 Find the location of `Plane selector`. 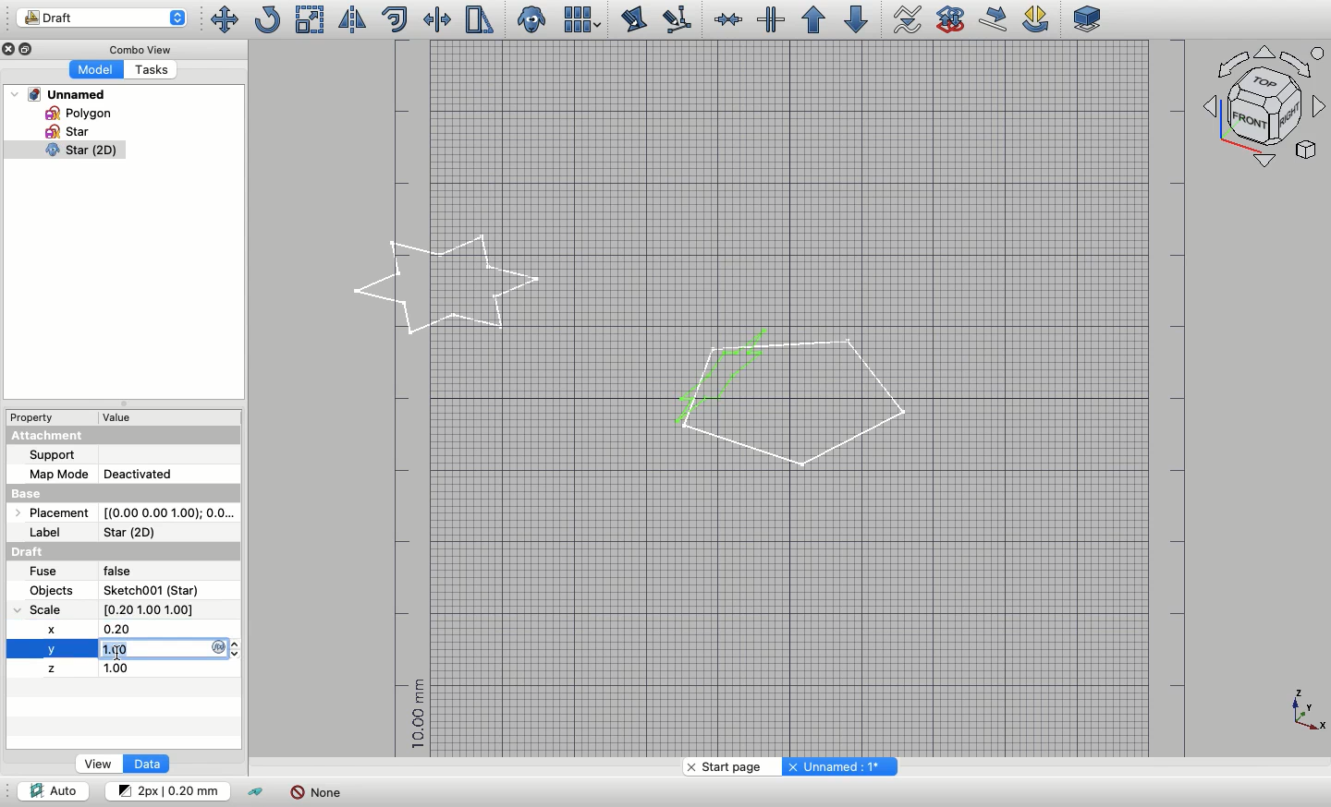

Plane selector is located at coordinates (1089, 18).